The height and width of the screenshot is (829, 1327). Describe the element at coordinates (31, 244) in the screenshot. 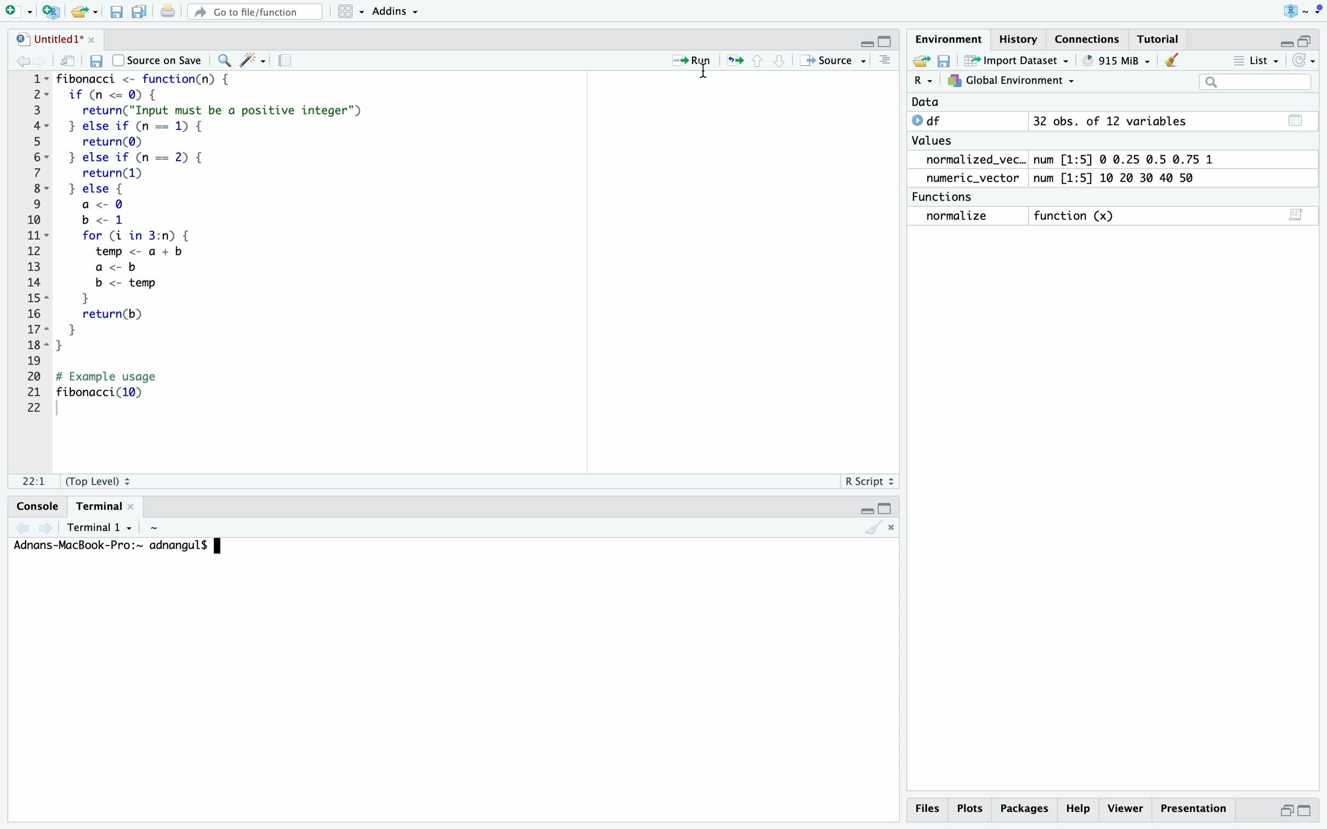

I see `serial numbers` at that location.